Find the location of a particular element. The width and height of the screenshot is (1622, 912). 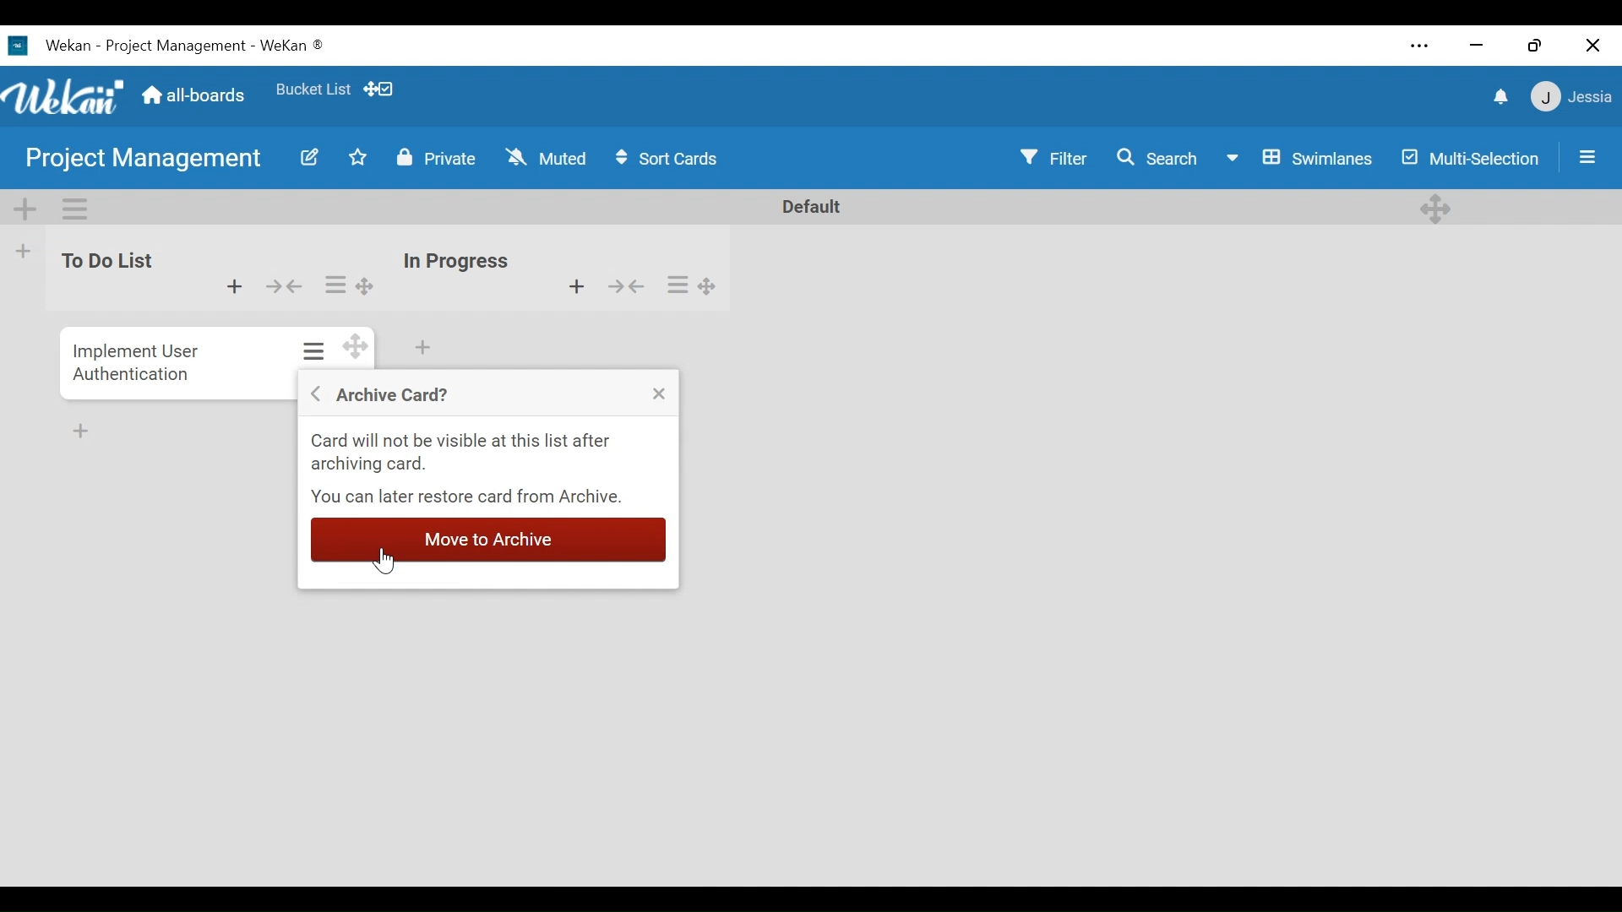

Member Settings is located at coordinates (1573, 97).